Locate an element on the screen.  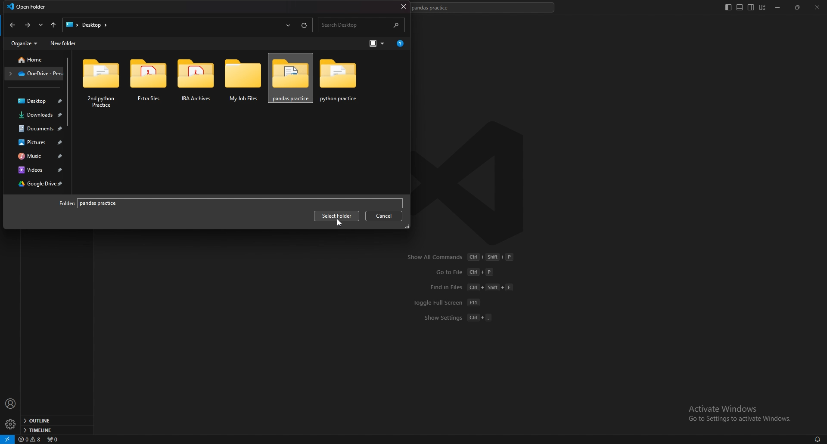
pictures folder is located at coordinates (37, 142).